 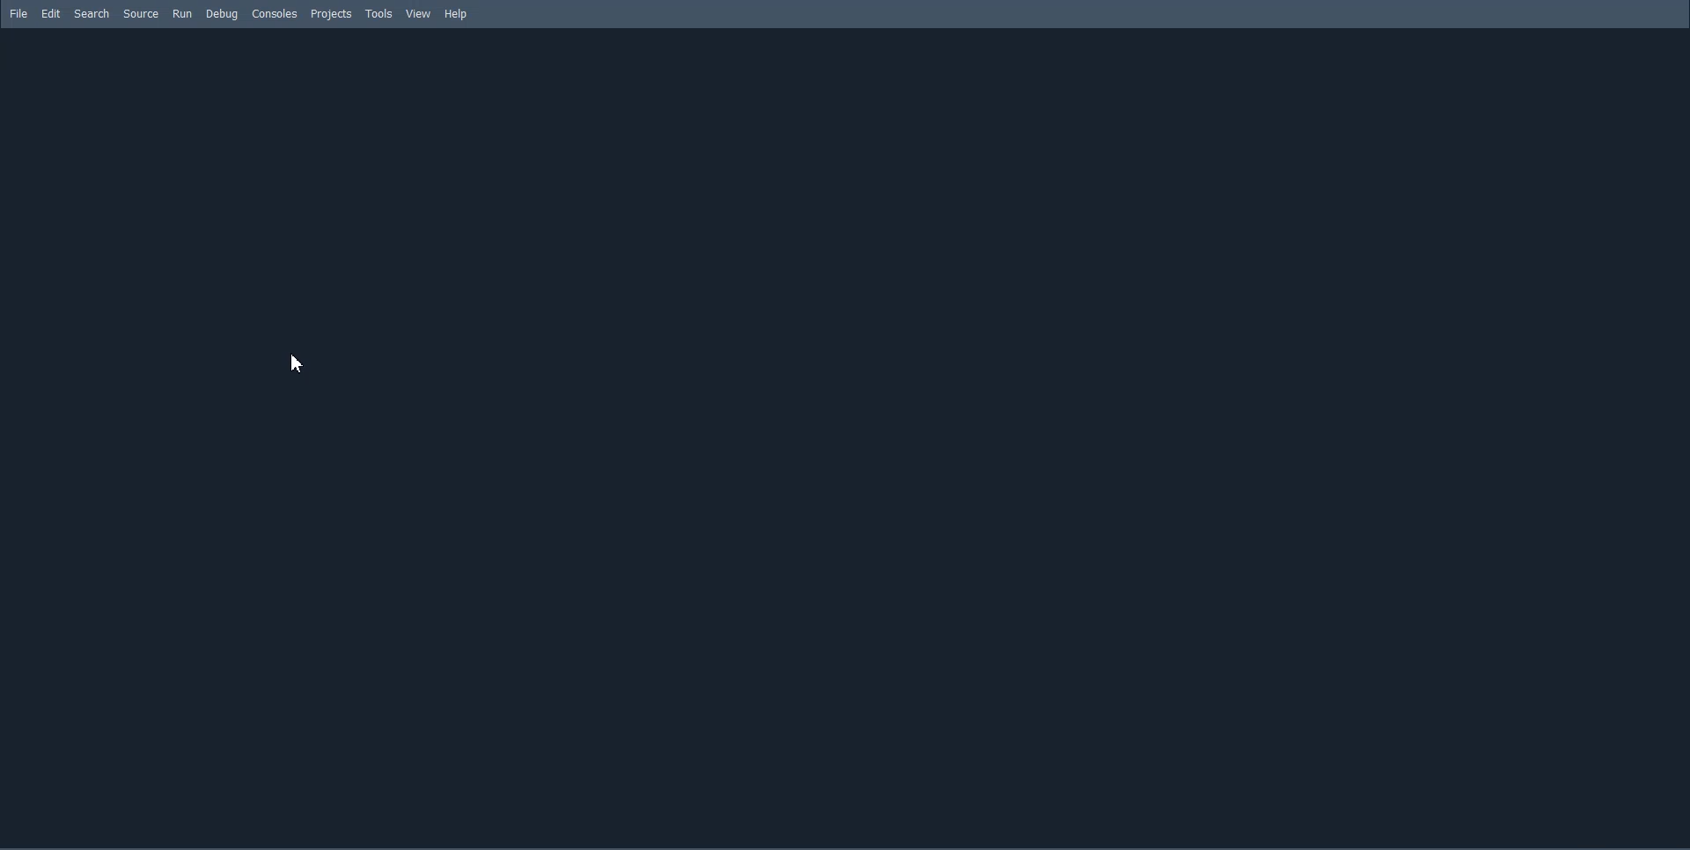 What do you see at coordinates (92, 14) in the screenshot?
I see `Search` at bounding box center [92, 14].